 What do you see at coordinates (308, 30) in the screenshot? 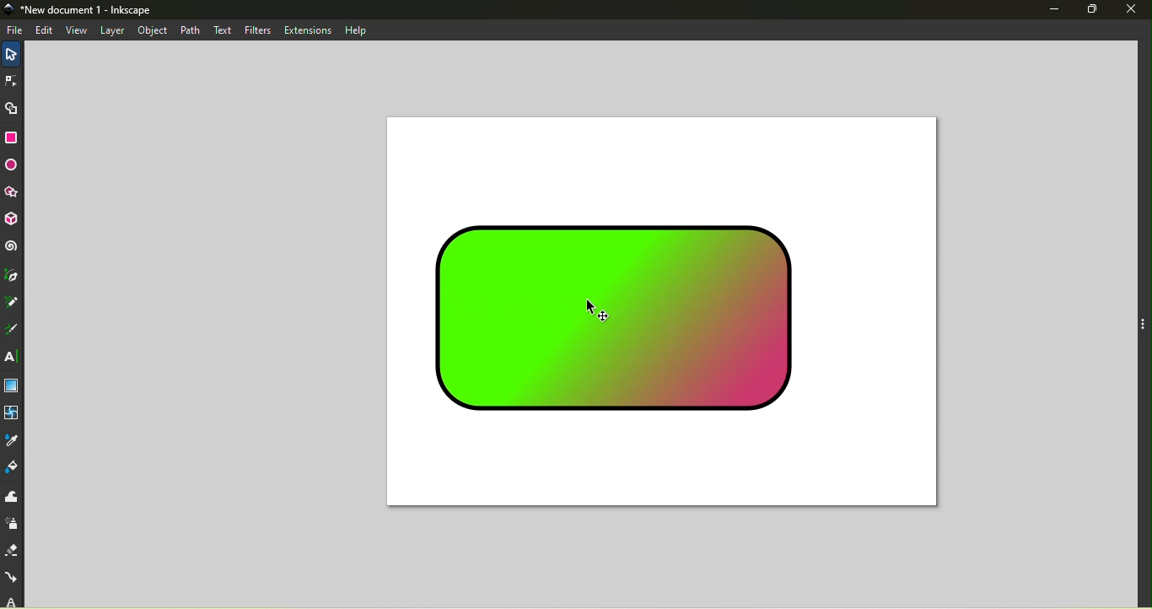
I see `Extensions` at bounding box center [308, 30].